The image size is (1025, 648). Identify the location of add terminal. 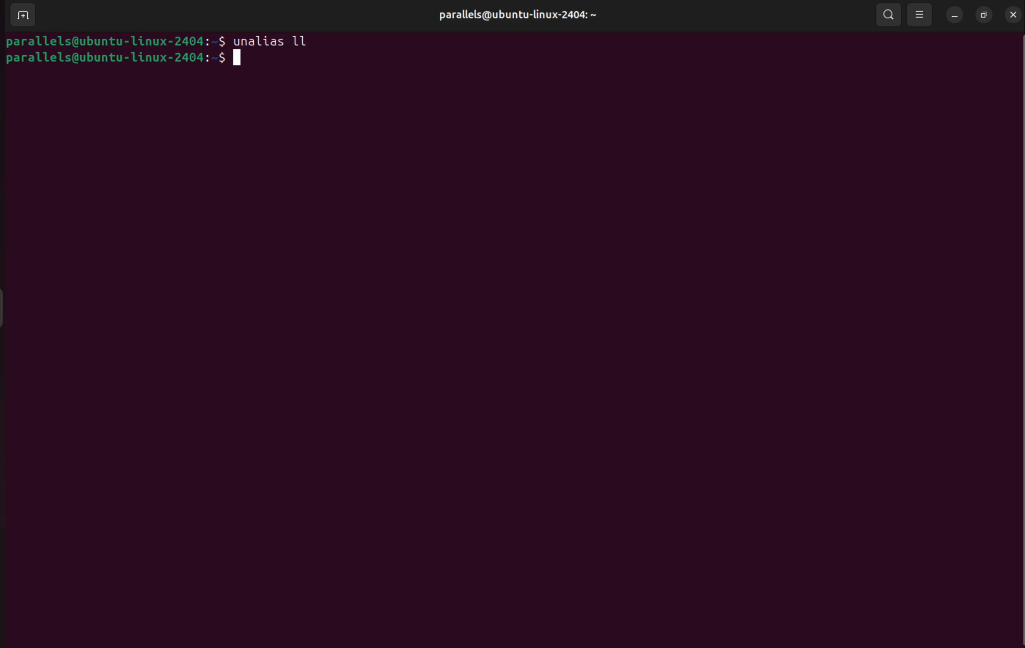
(20, 17).